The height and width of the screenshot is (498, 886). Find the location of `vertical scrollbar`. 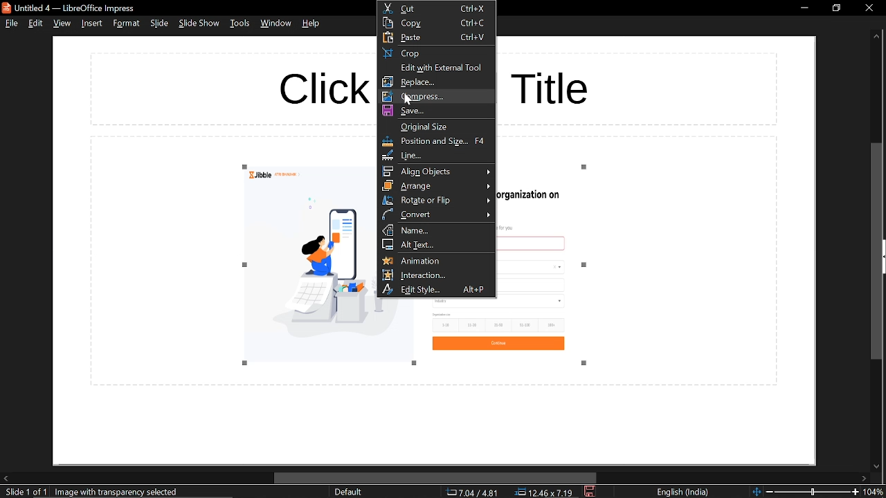

vertical scrollbar is located at coordinates (877, 251).